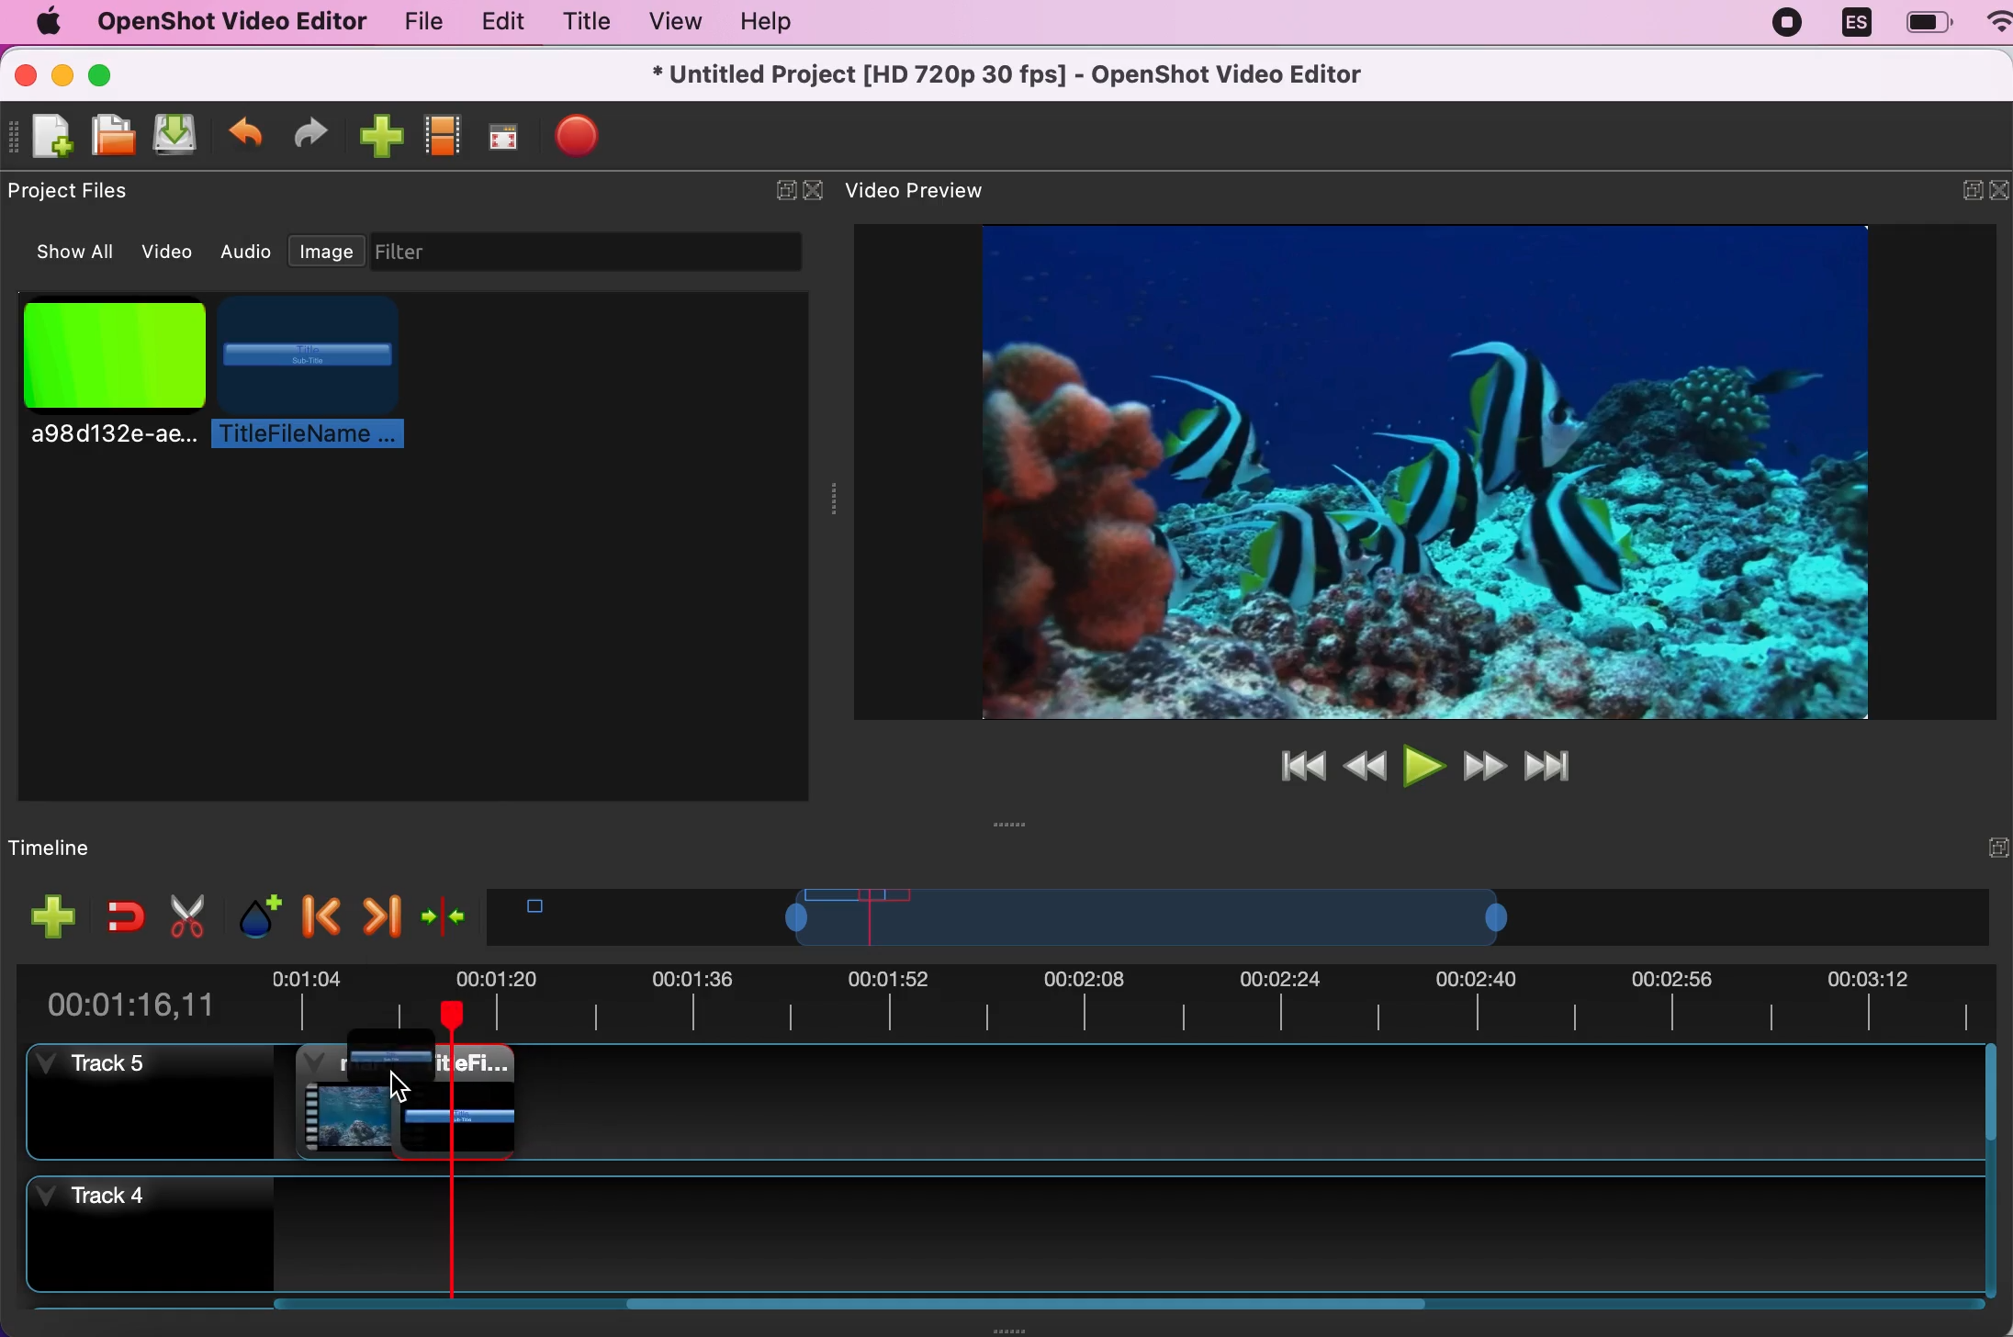  I want to click on language, so click(1856, 25).